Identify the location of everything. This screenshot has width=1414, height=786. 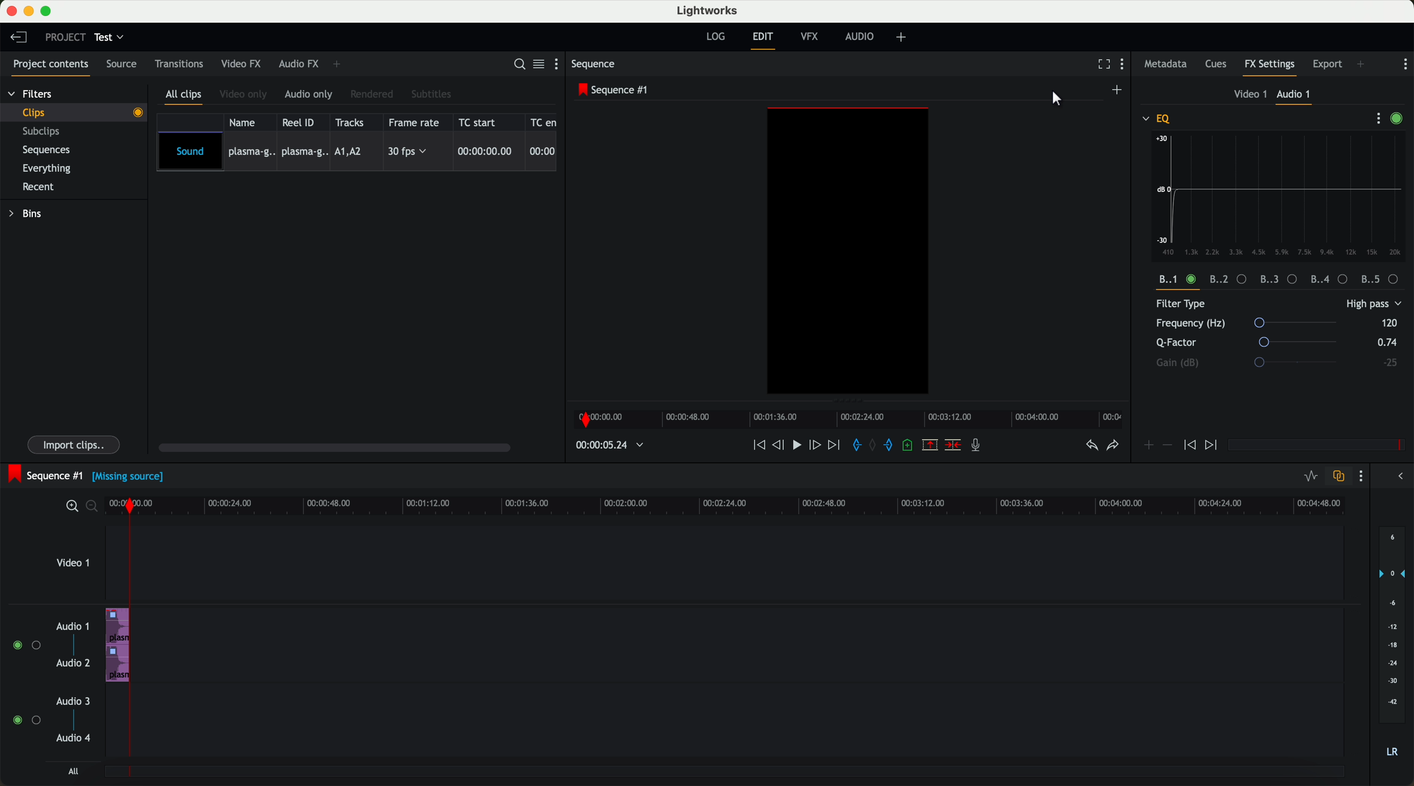
(53, 167).